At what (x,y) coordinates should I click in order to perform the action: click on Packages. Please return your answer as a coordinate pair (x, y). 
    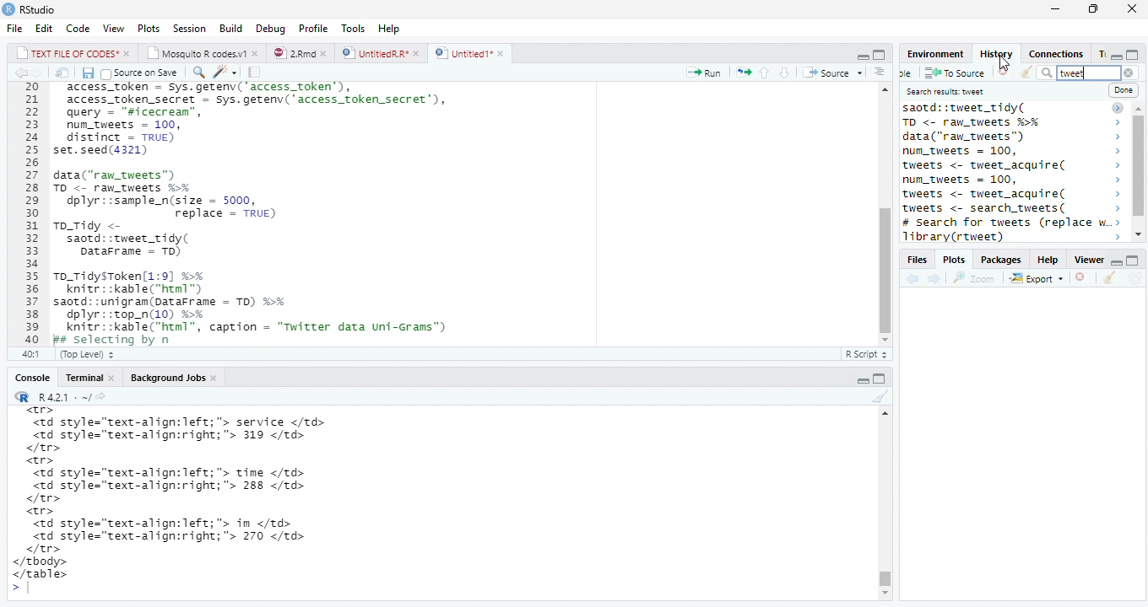
    Looking at the image, I should click on (999, 260).